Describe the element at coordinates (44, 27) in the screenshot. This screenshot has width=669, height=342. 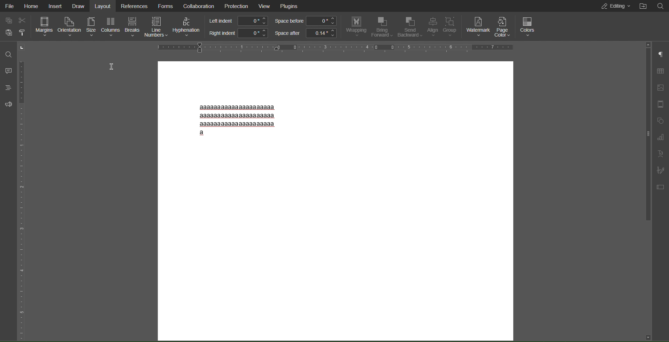
I see `Margins` at that location.